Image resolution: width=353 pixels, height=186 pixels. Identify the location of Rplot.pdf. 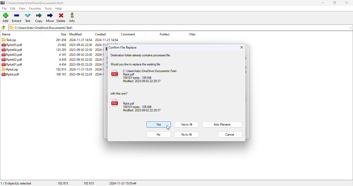
(136, 105).